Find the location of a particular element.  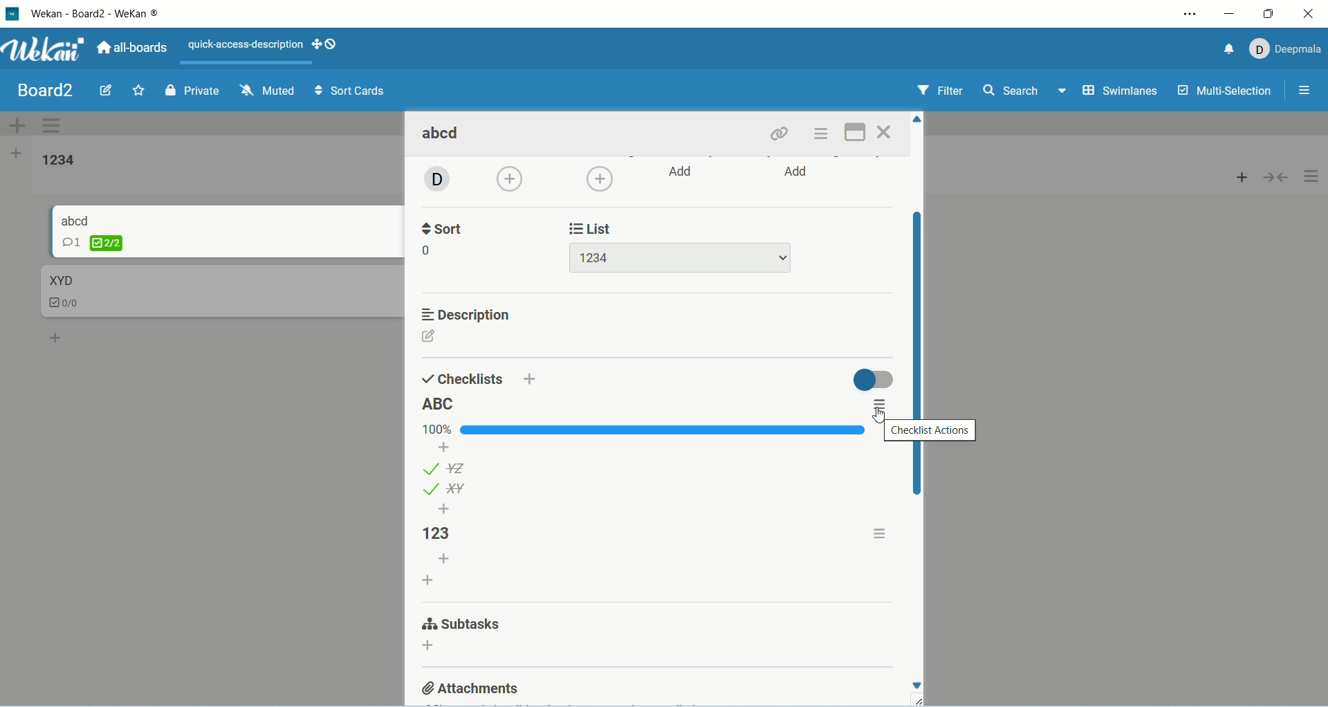

checklists is located at coordinates (463, 378).